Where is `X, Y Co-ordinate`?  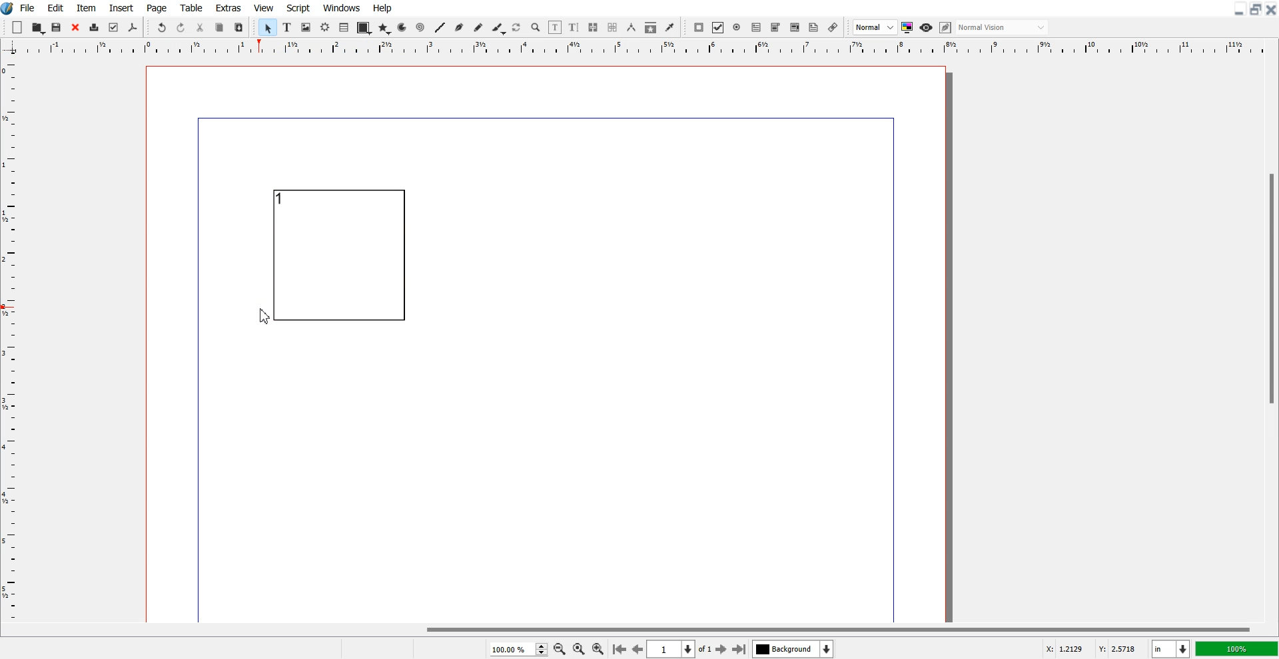 X, Y Co-ordinate is located at coordinates (1091, 650).